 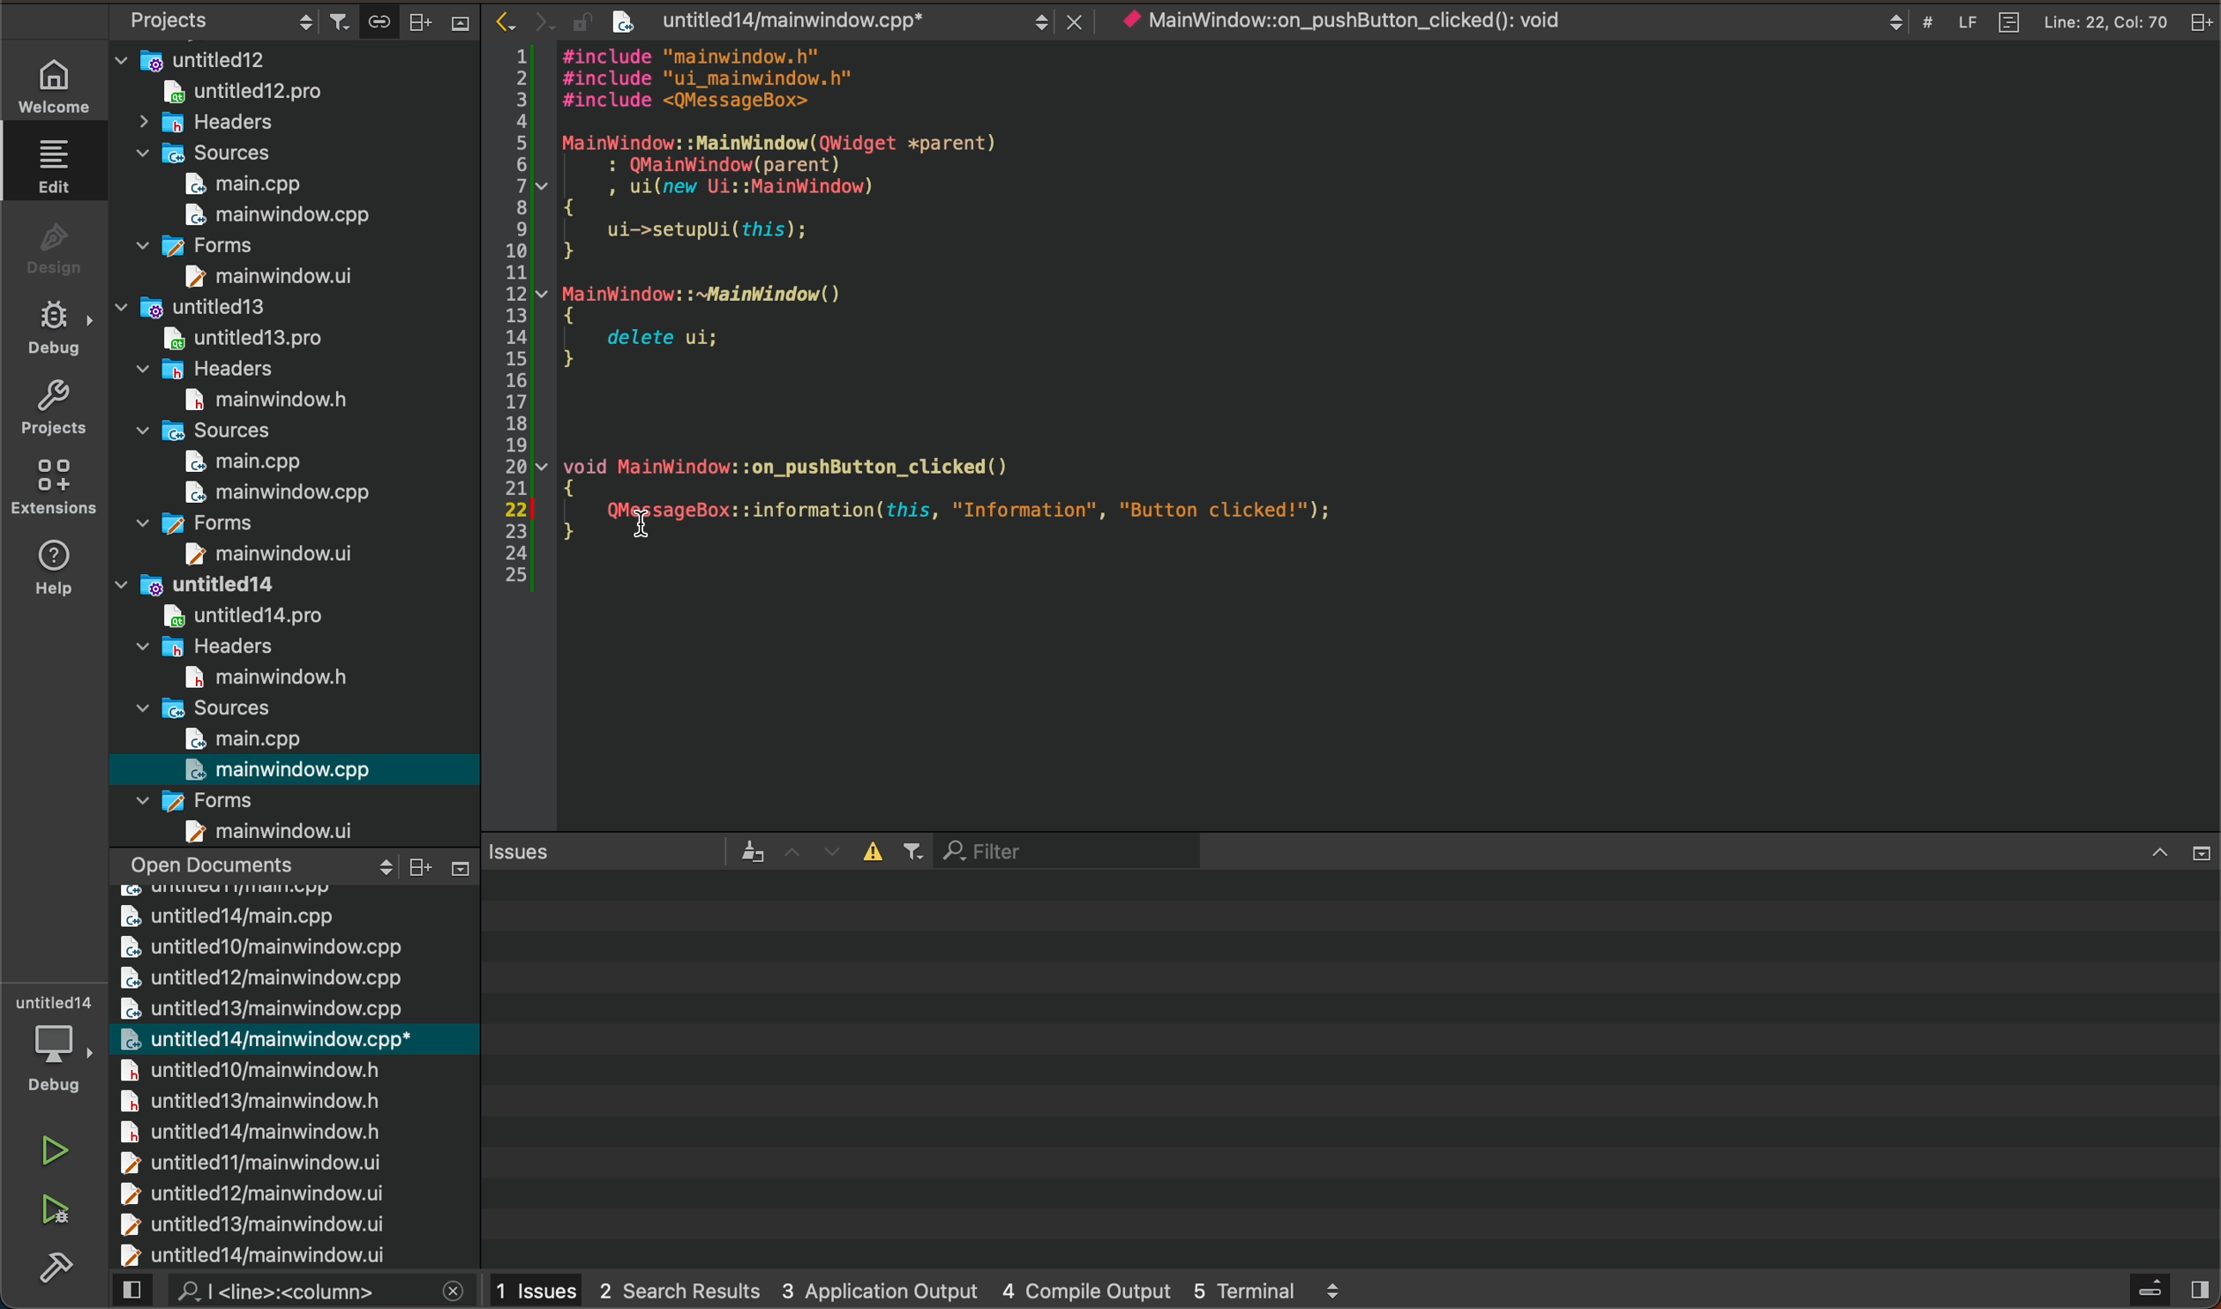 What do you see at coordinates (56, 90) in the screenshot?
I see `WELCOME` at bounding box center [56, 90].